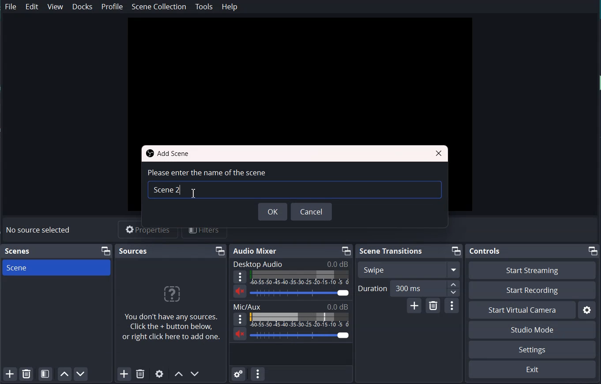 This screenshot has width=601, height=384. What do you see at coordinates (300, 320) in the screenshot?
I see `Volume indicator` at bounding box center [300, 320].